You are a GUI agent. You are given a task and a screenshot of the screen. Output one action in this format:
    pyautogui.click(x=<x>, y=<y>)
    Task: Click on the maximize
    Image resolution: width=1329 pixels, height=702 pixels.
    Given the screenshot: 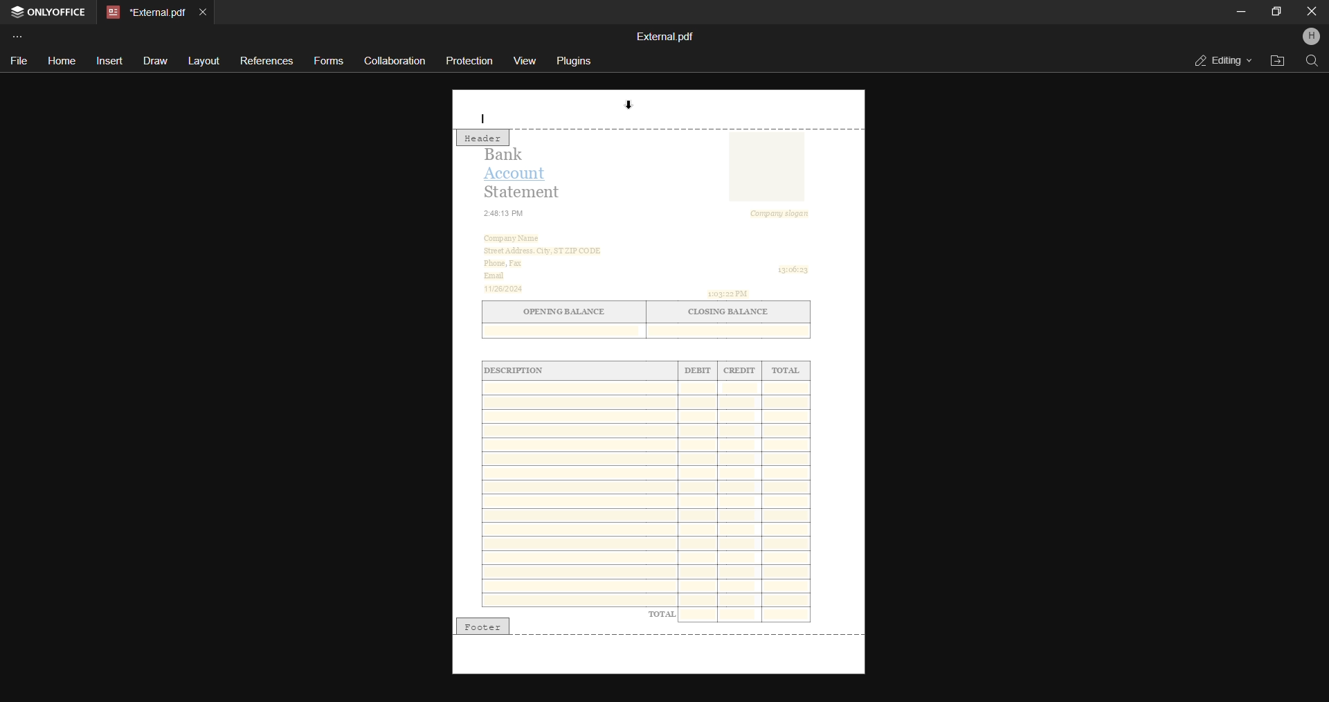 What is the action you would take?
    pyautogui.click(x=1276, y=10)
    